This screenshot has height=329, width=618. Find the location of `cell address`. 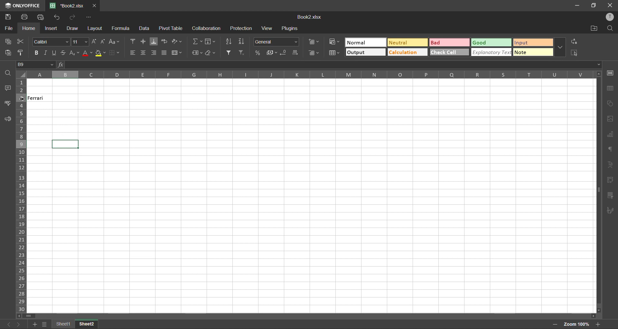

cell address is located at coordinates (37, 65).